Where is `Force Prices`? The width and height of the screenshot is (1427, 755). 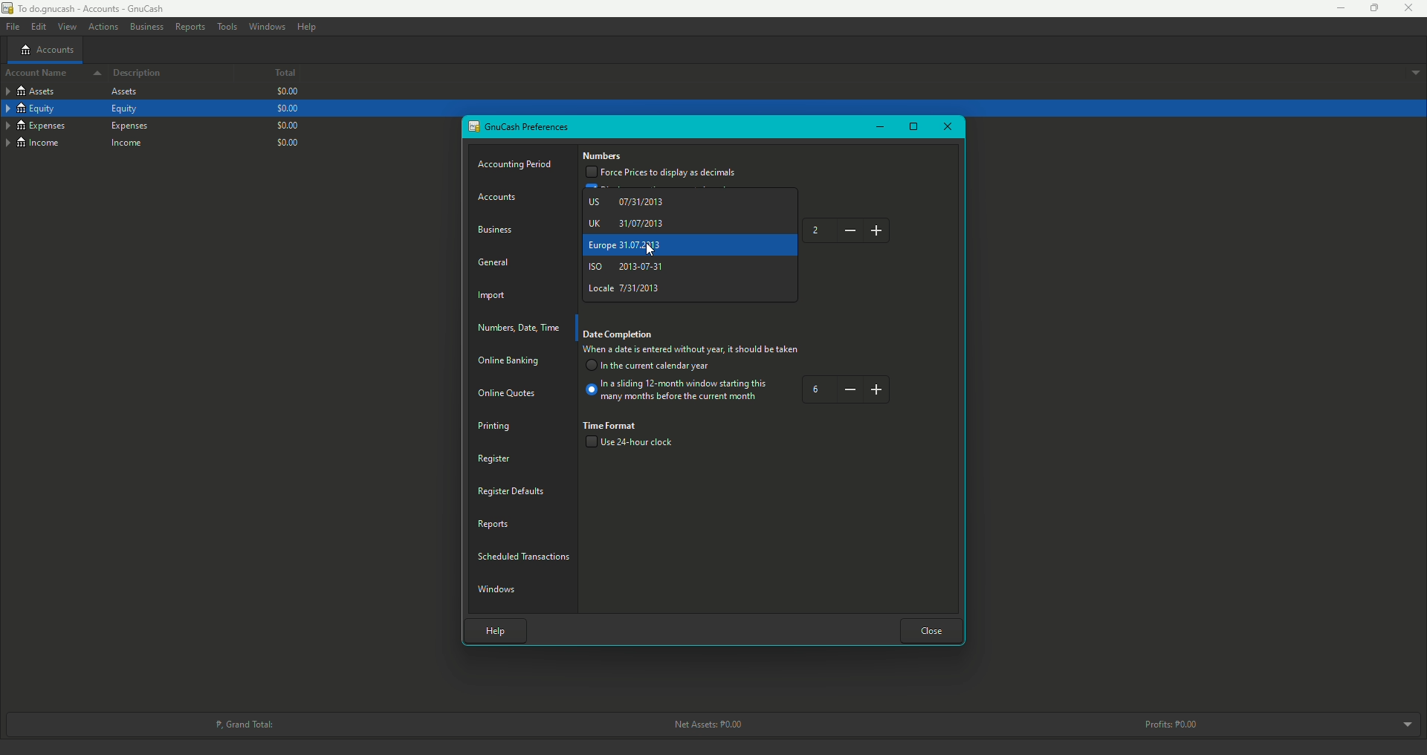
Force Prices is located at coordinates (661, 173).